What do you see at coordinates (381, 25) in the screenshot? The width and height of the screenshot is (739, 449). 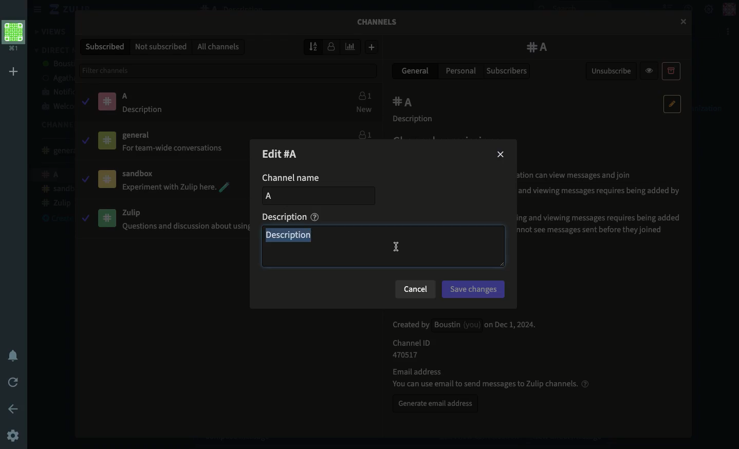 I see `Channels` at bounding box center [381, 25].